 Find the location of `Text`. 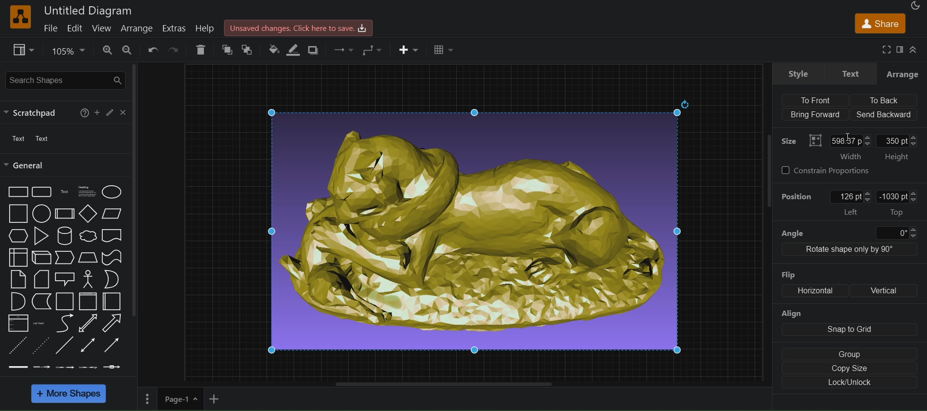

Text is located at coordinates (46, 138).